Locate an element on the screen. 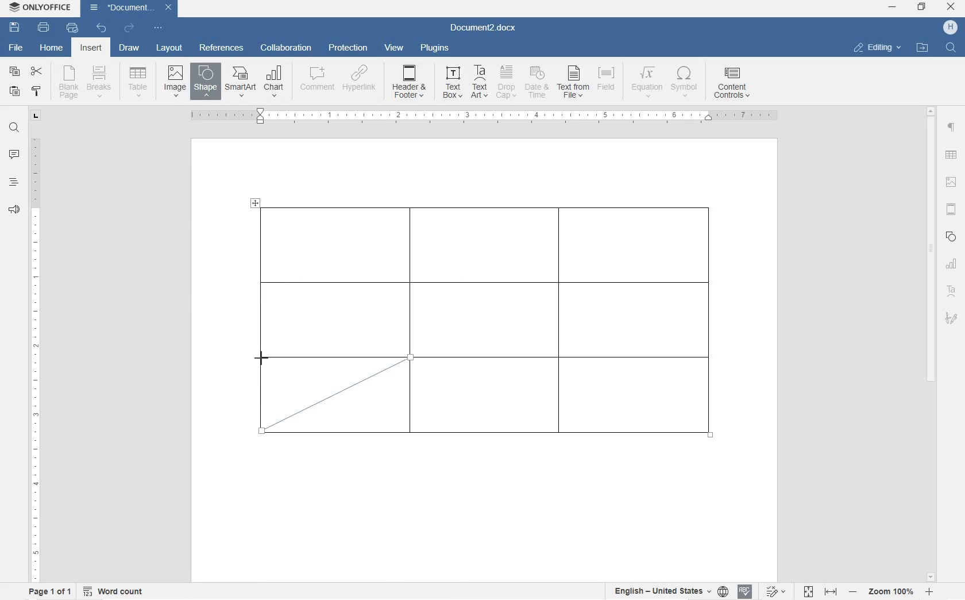 This screenshot has width=965, height=600. references is located at coordinates (221, 48).